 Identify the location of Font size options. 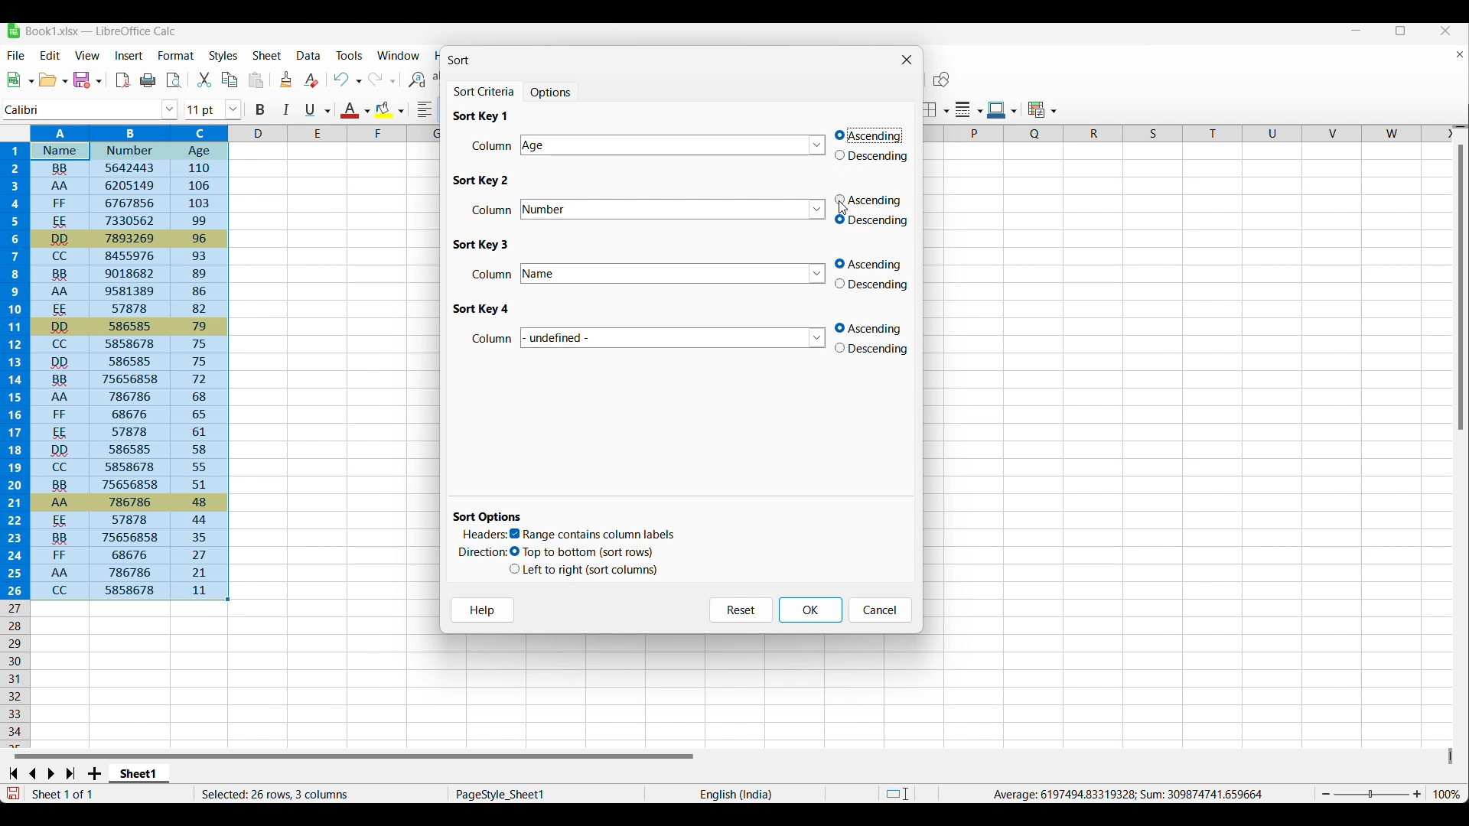
(233, 109).